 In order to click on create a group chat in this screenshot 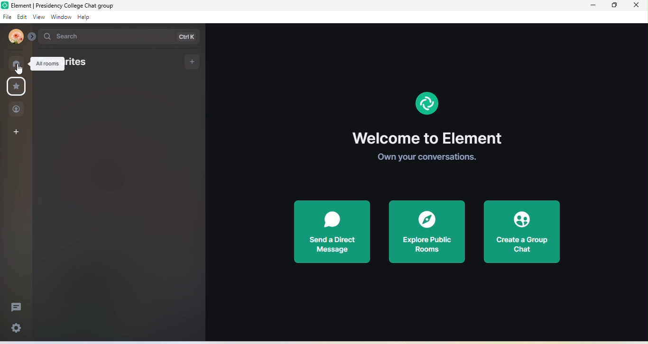, I will do `click(520, 233)`.